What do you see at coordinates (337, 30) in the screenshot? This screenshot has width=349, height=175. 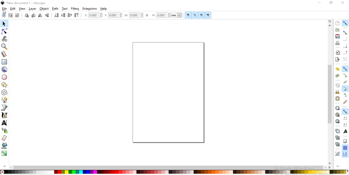 I see `open a document` at bounding box center [337, 30].